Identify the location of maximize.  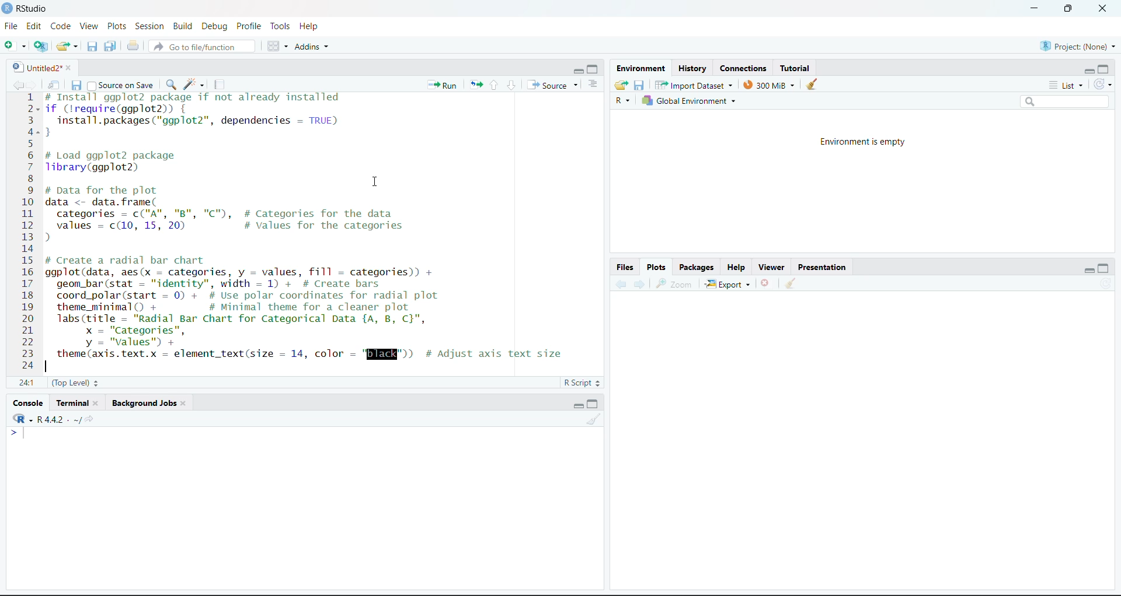
(1064, 8).